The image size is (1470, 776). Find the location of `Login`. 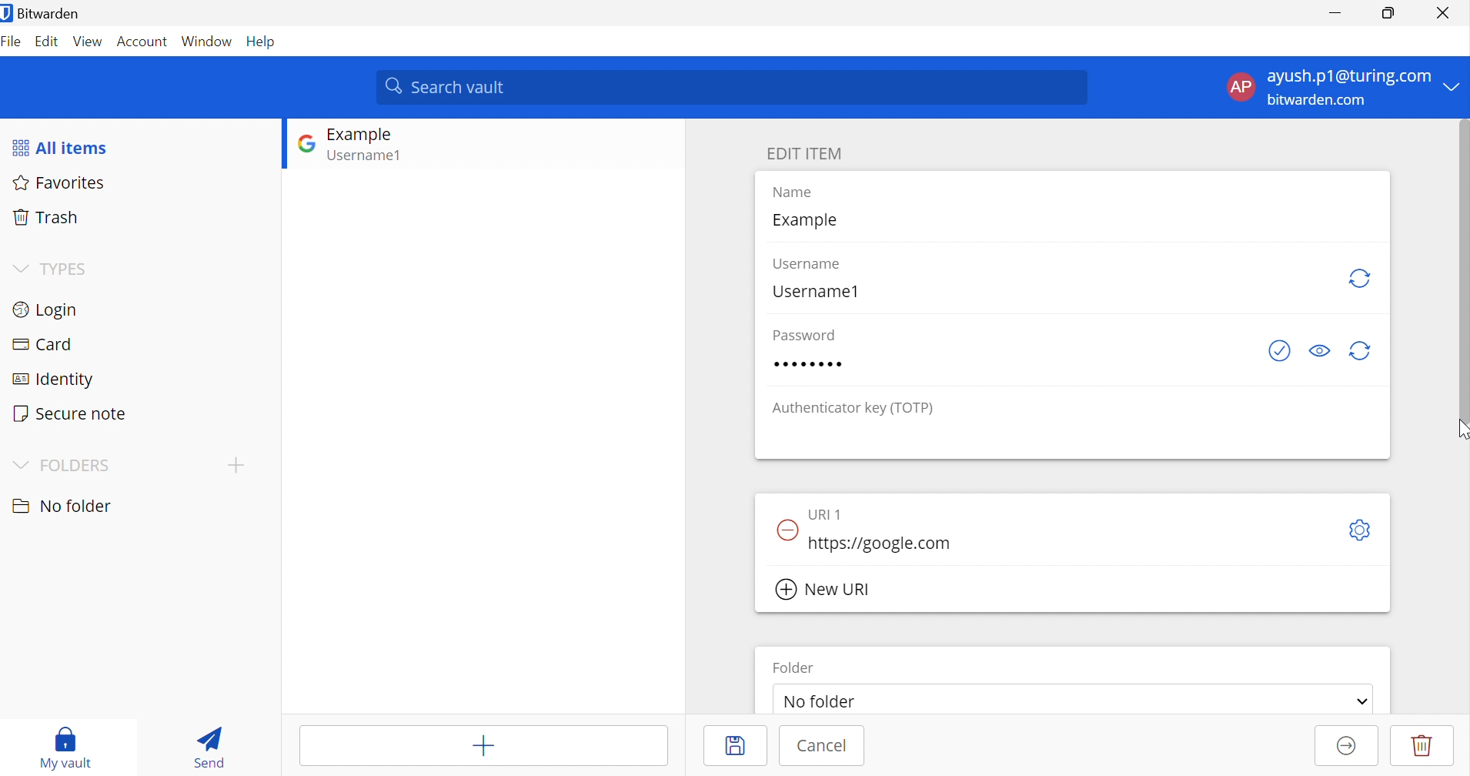

Login is located at coordinates (45, 309).